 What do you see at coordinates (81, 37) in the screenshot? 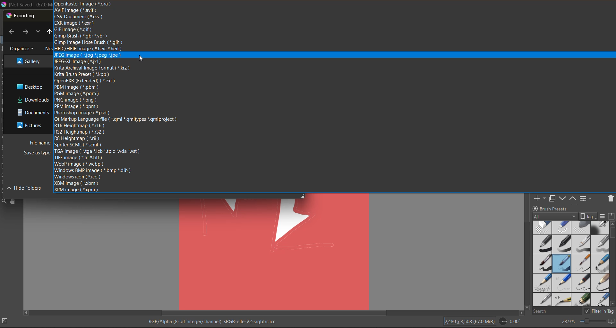
I see `gimp brush` at bounding box center [81, 37].